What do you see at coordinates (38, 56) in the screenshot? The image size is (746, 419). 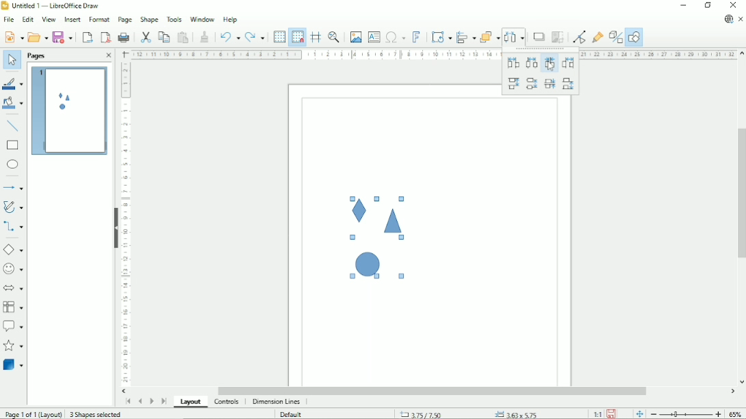 I see `Pages` at bounding box center [38, 56].